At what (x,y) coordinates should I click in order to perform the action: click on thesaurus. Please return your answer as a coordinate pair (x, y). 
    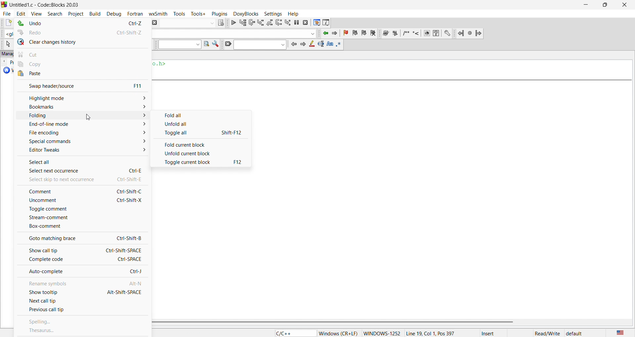
    Looking at the image, I should click on (82, 330).